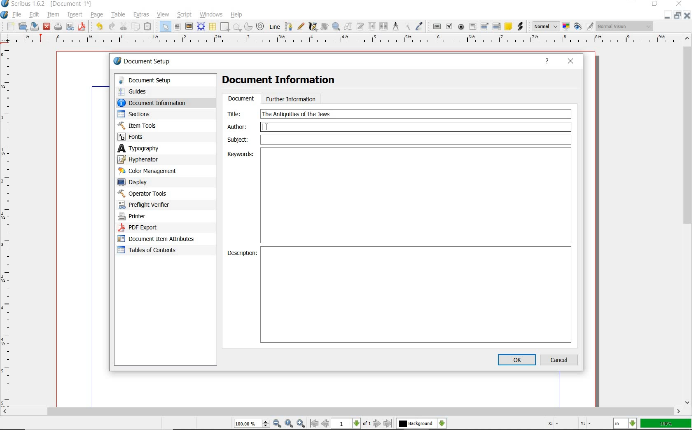 The height and width of the screenshot is (430, 692). I want to click on further information, so click(291, 98).